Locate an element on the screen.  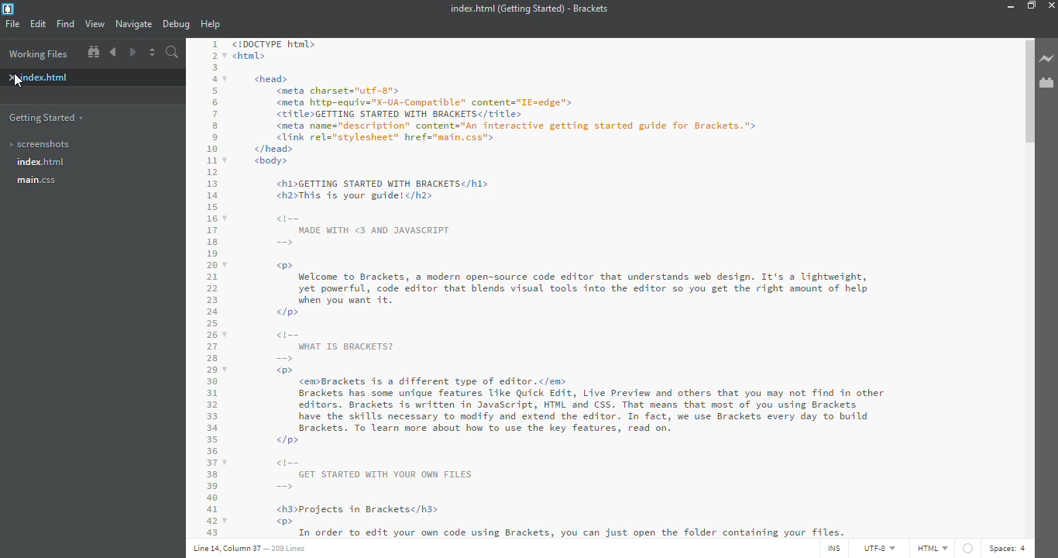
help is located at coordinates (209, 25).